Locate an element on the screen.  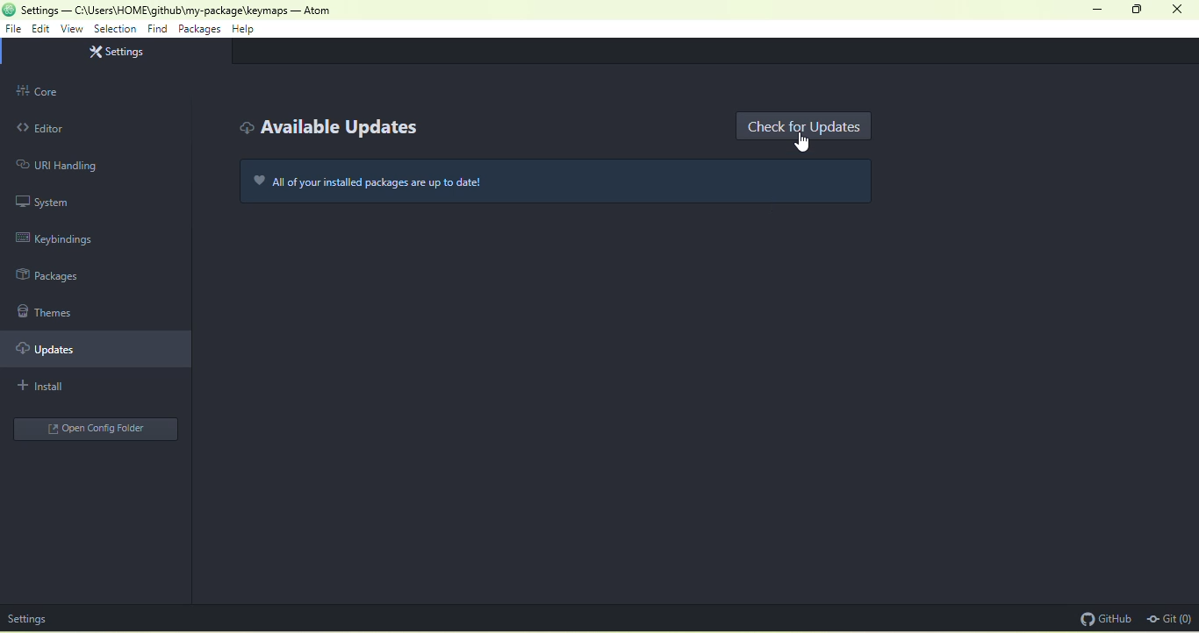
find is located at coordinates (159, 29).